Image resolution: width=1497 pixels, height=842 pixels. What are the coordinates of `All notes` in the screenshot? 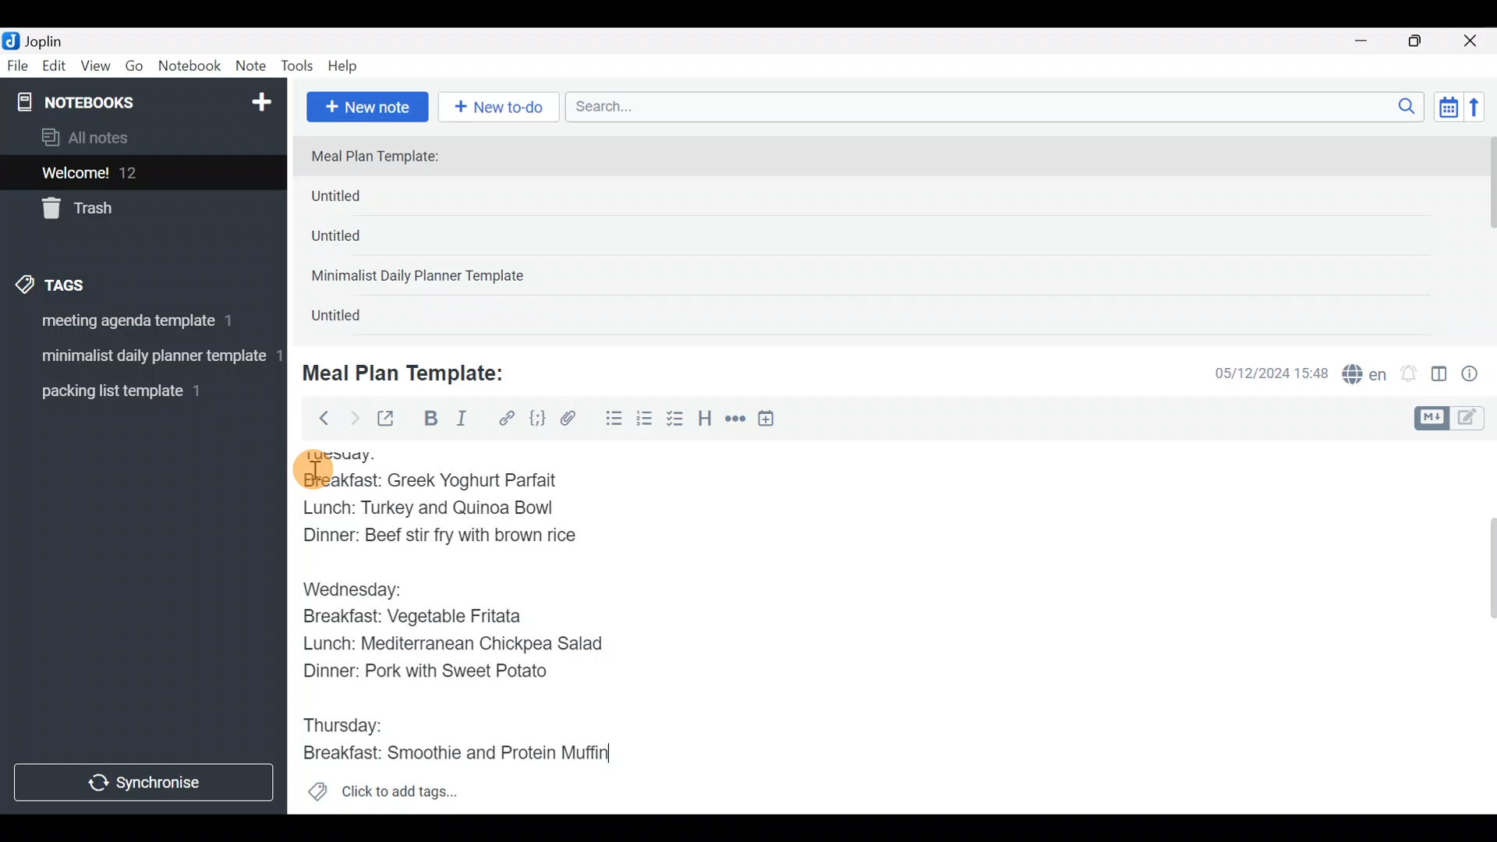 It's located at (140, 139).